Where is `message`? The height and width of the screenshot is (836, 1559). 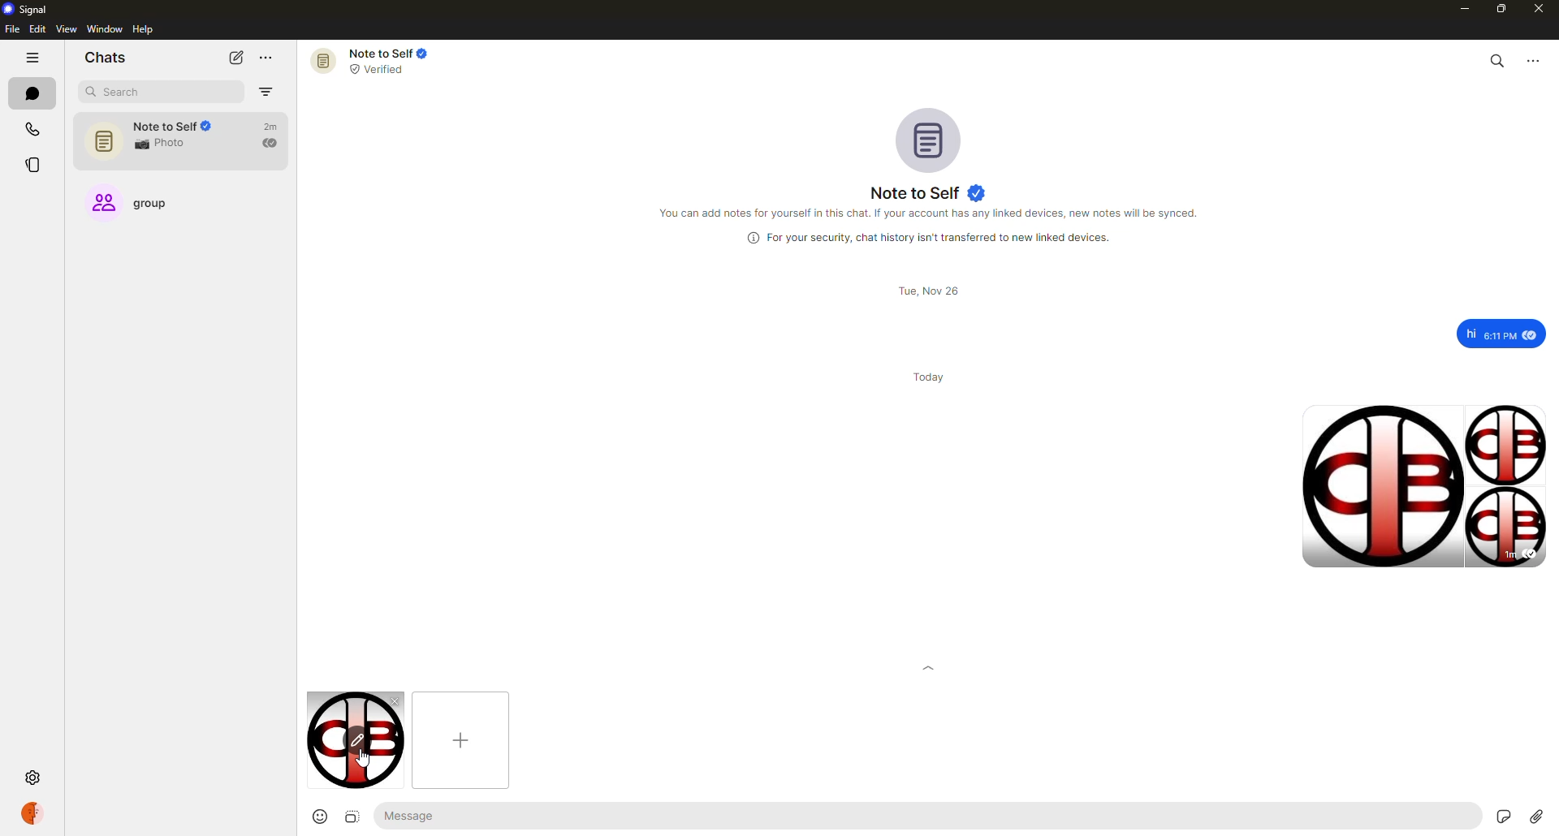
message is located at coordinates (464, 816).